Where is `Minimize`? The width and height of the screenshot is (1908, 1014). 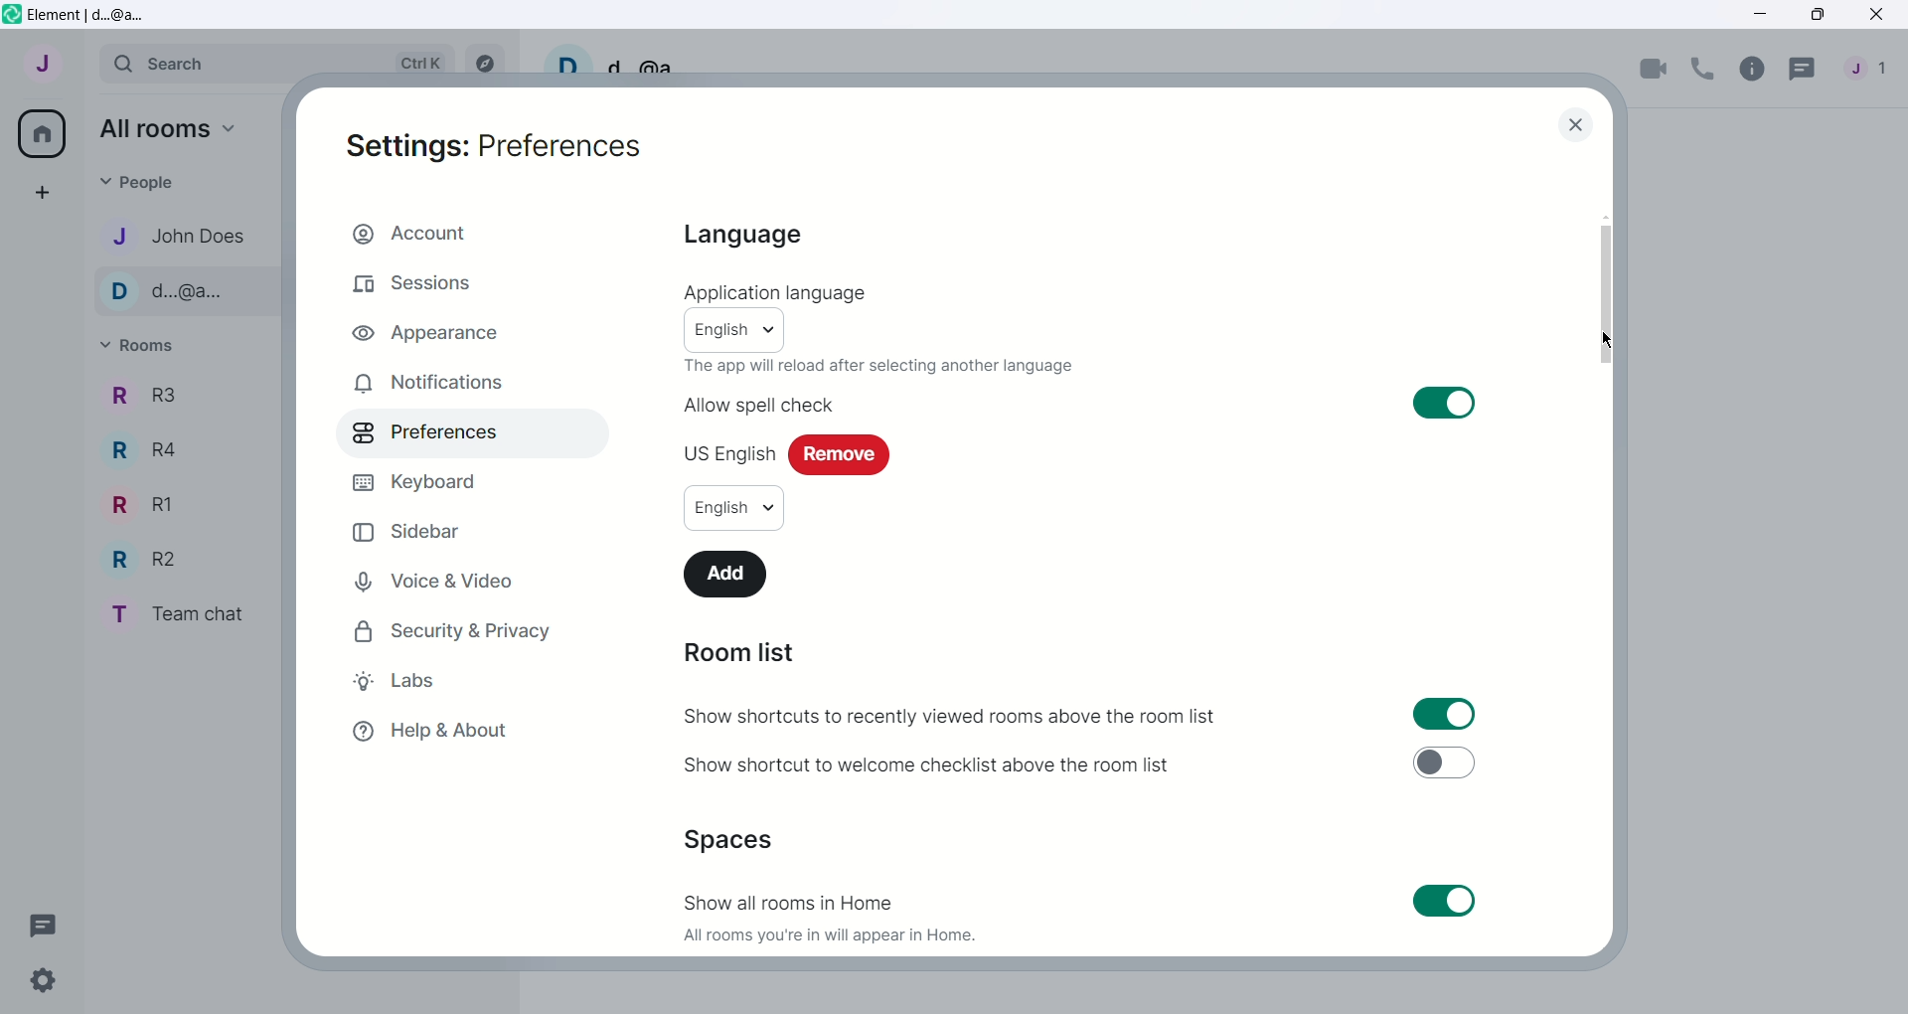 Minimize is located at coordinates (1762, 13).